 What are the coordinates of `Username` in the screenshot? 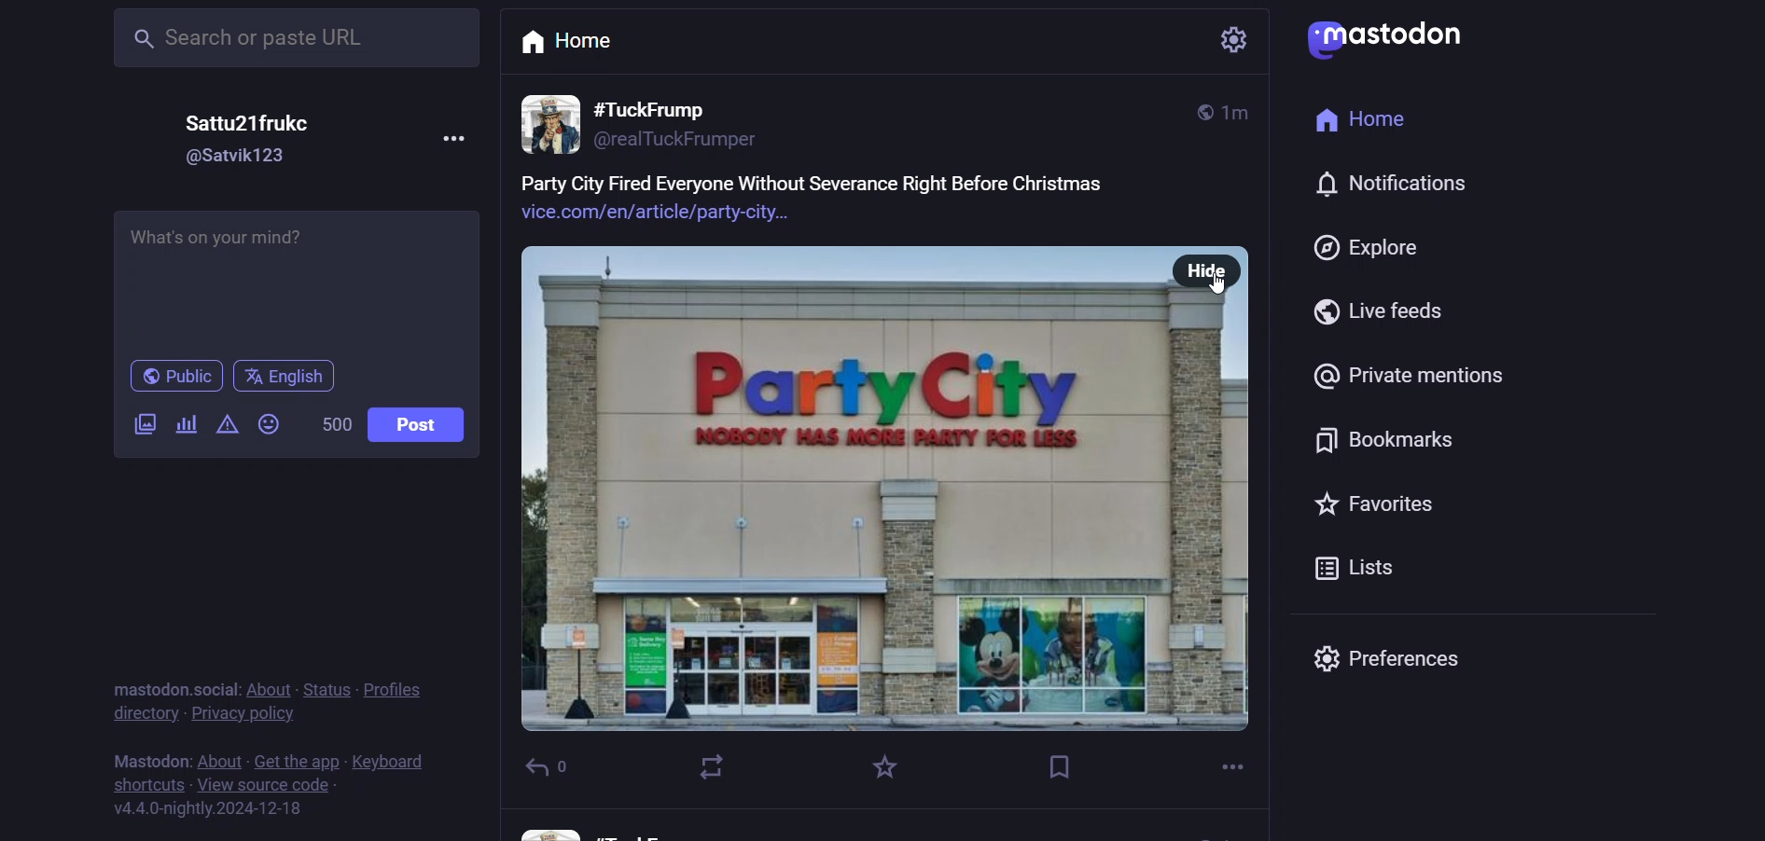 It's located at (246, 120).